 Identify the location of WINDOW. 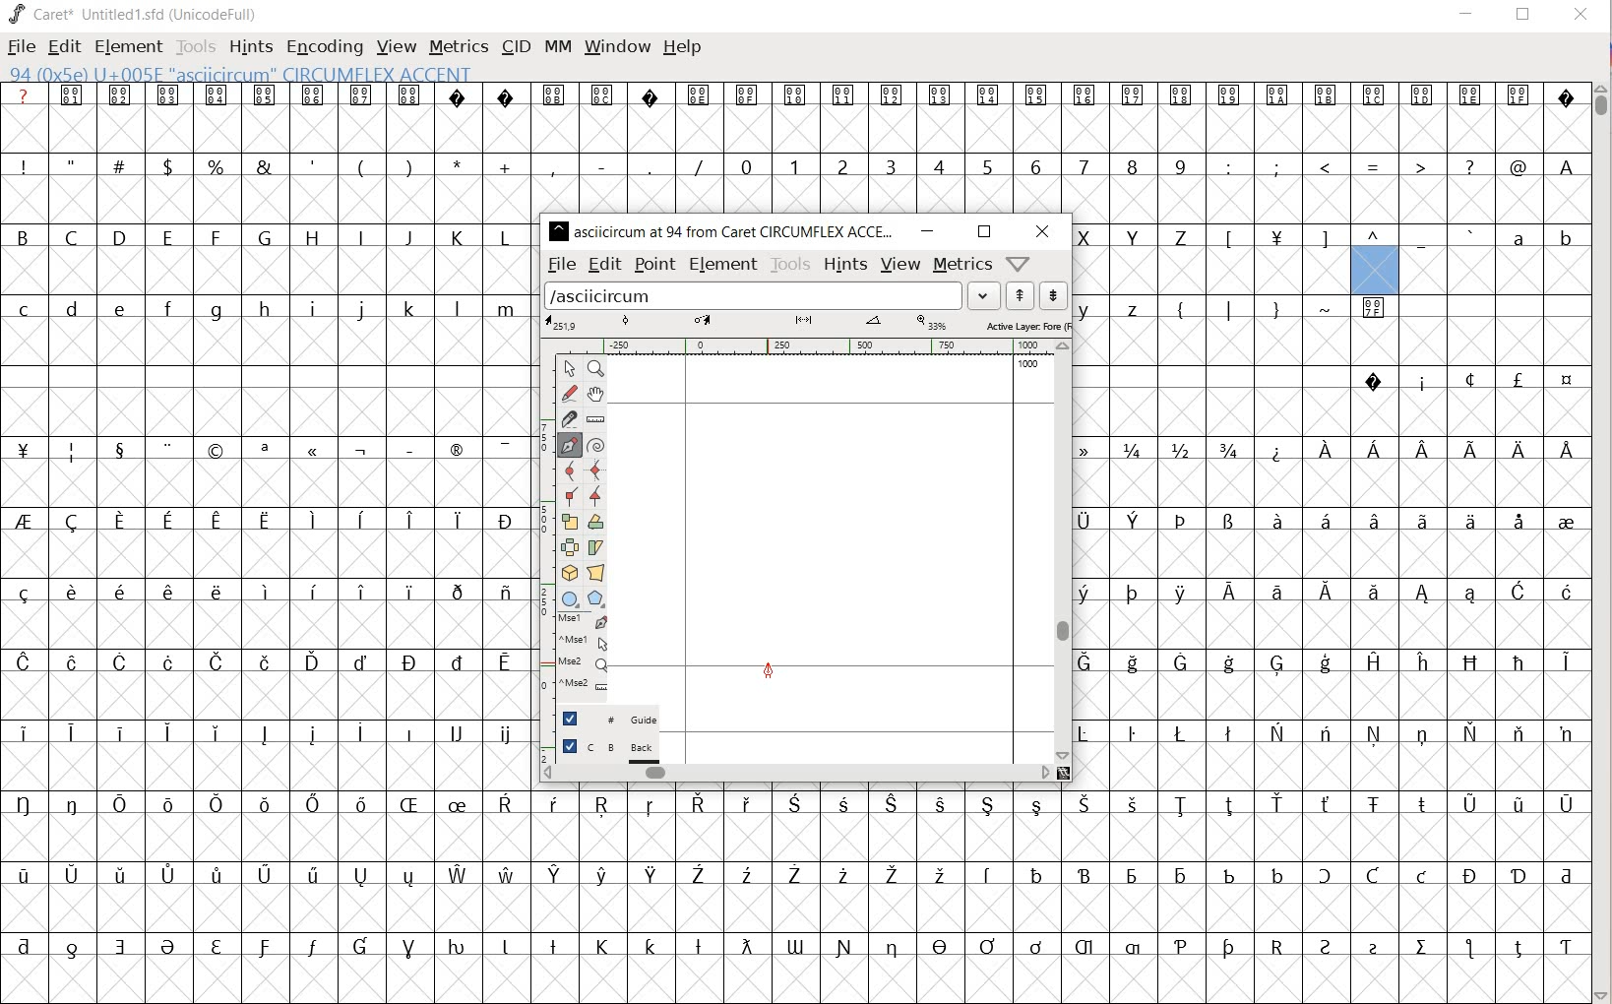
(615, 45).